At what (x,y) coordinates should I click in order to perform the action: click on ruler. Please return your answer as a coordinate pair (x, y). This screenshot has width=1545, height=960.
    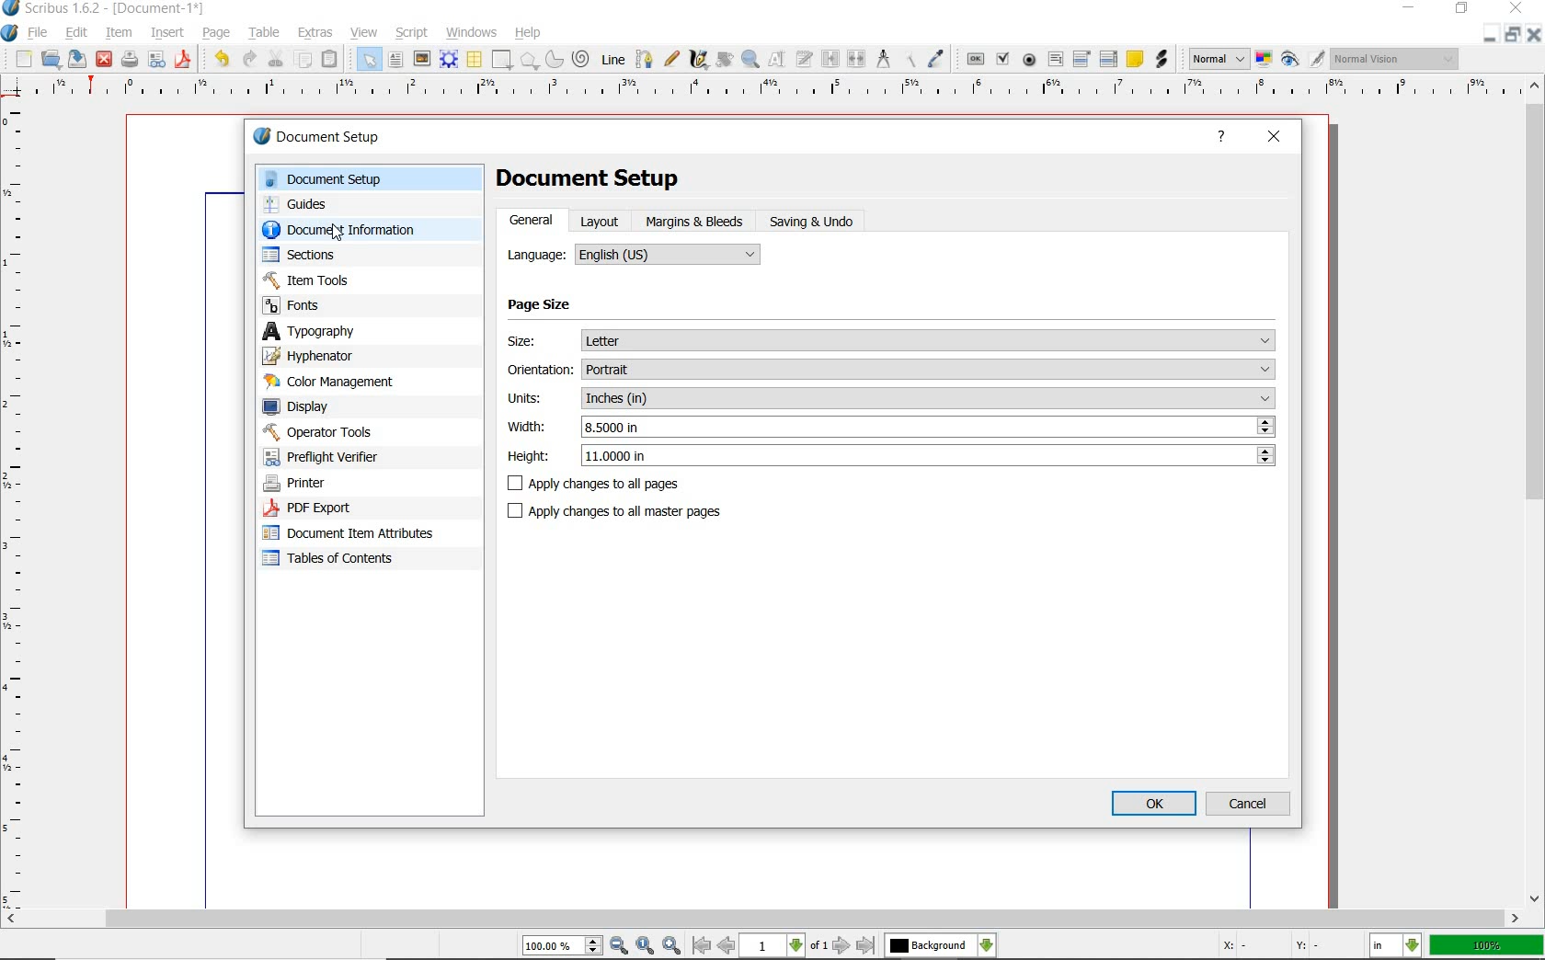
    Looking at the image, I should click on (19, 504).